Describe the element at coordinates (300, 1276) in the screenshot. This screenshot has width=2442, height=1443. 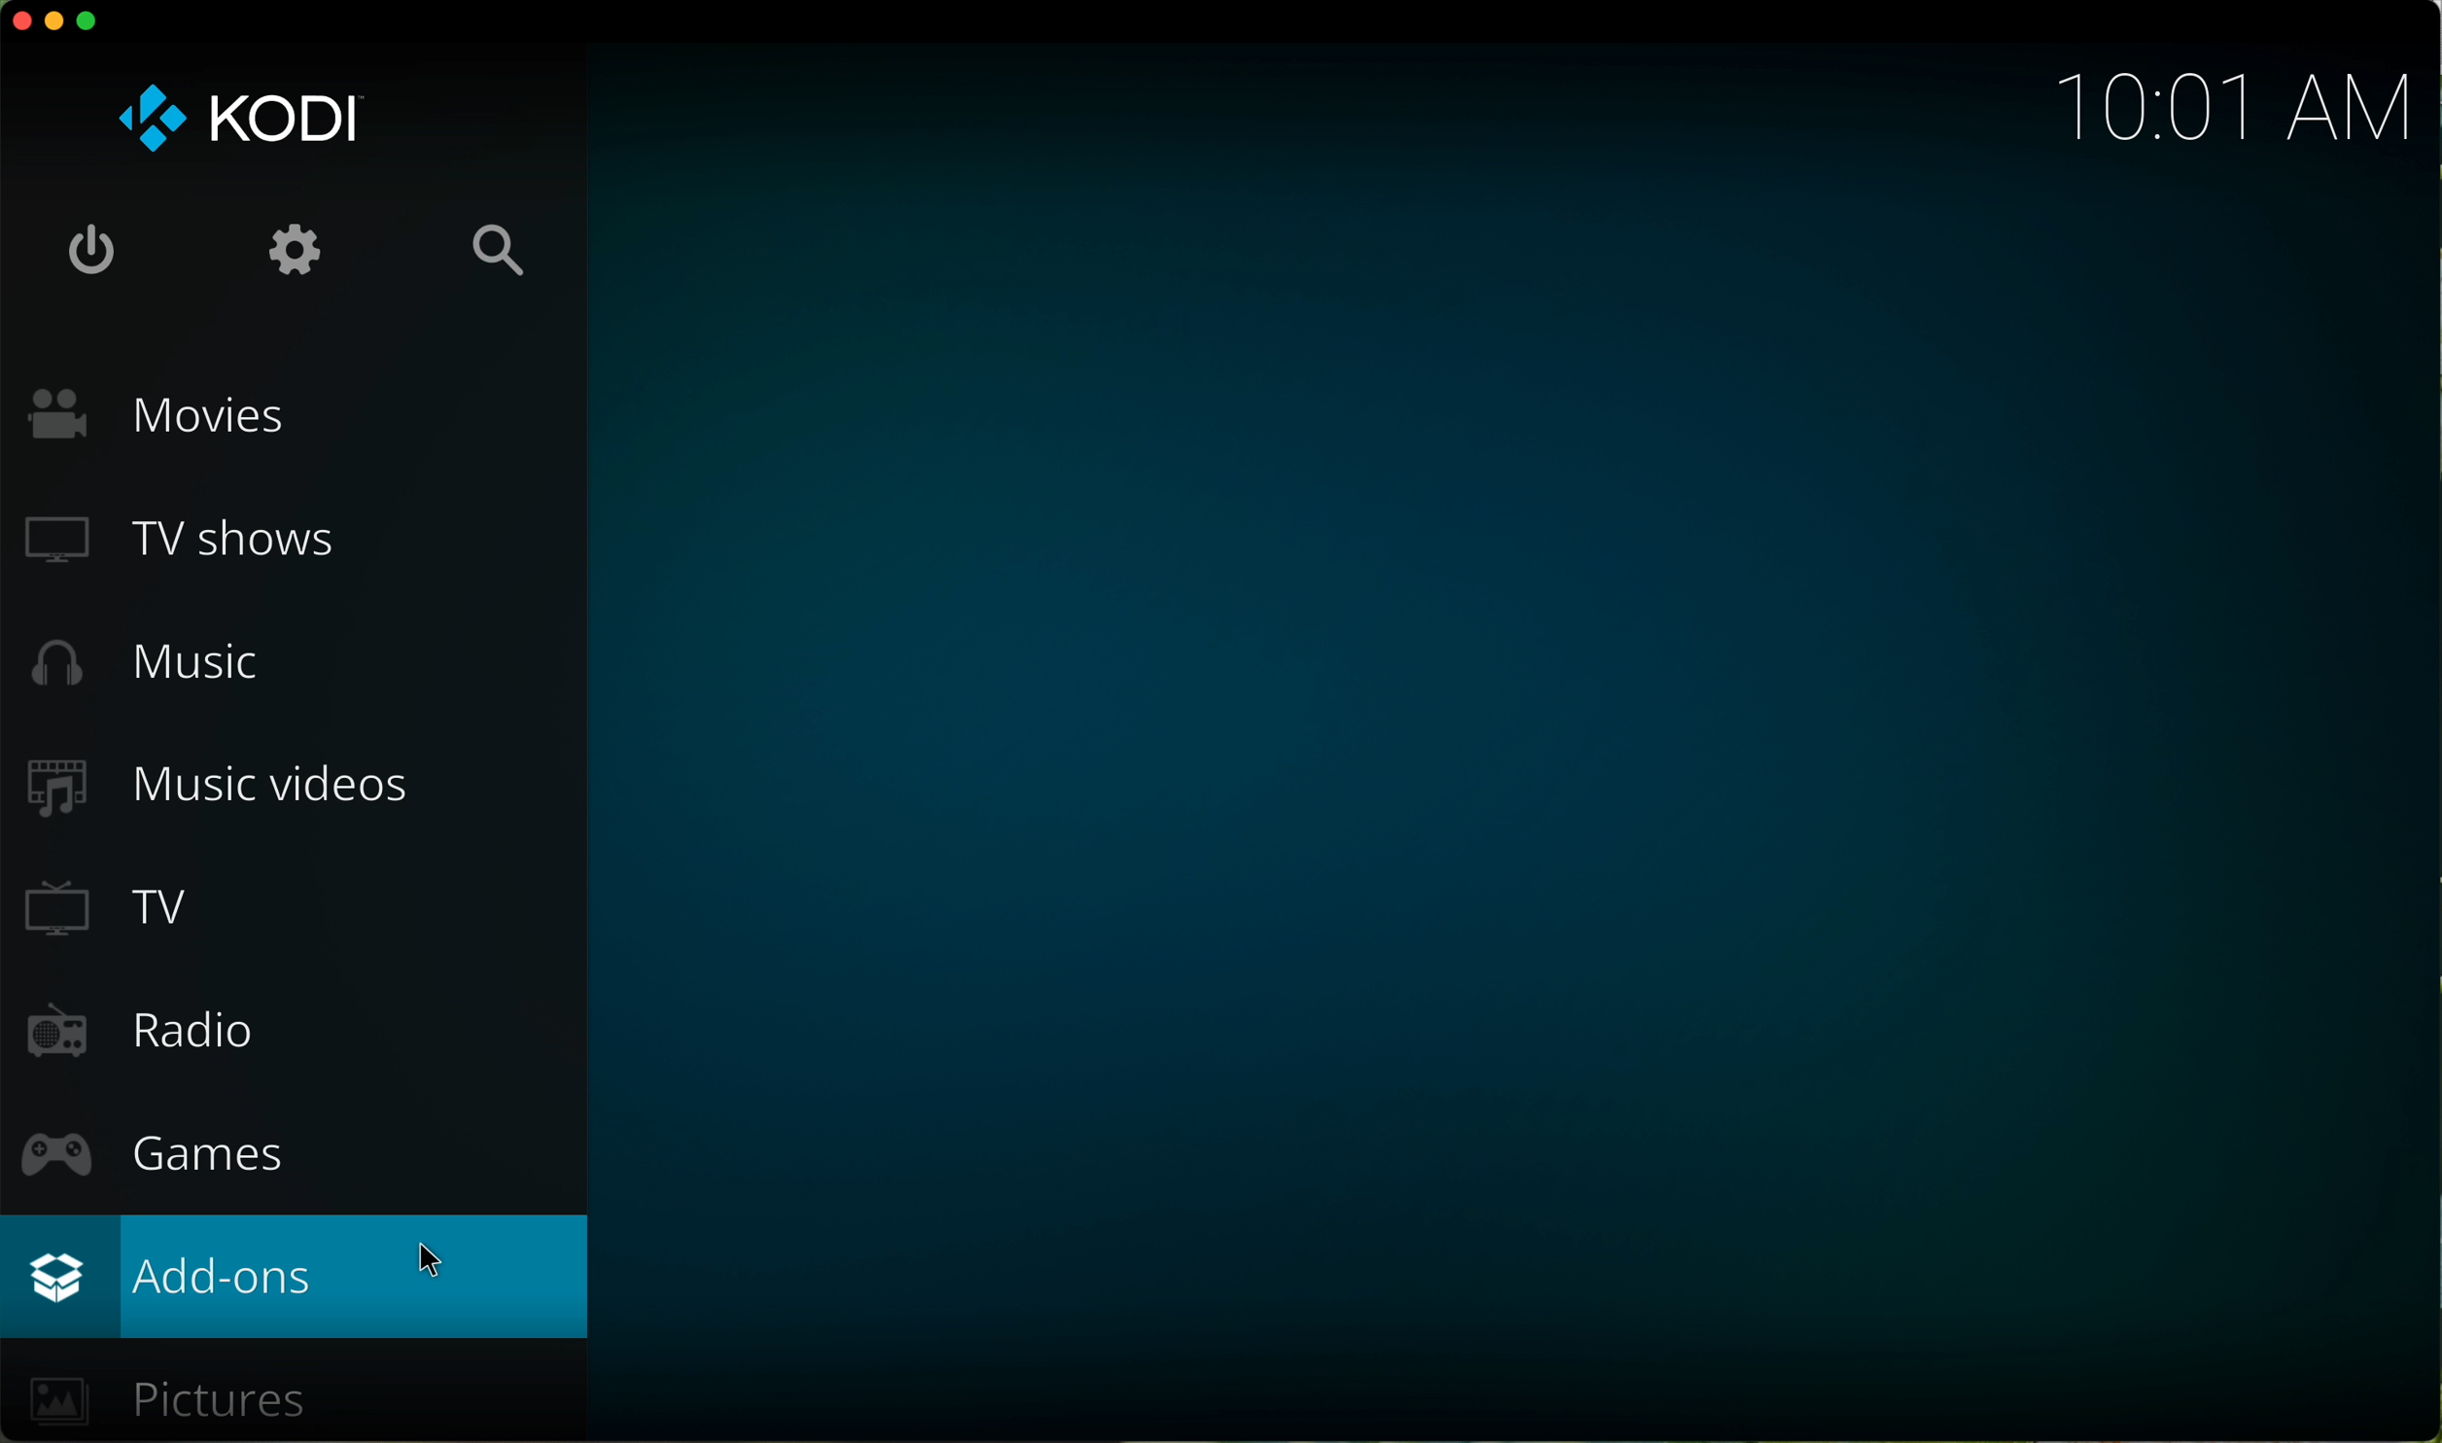
I see `click on add-ons` at that location.